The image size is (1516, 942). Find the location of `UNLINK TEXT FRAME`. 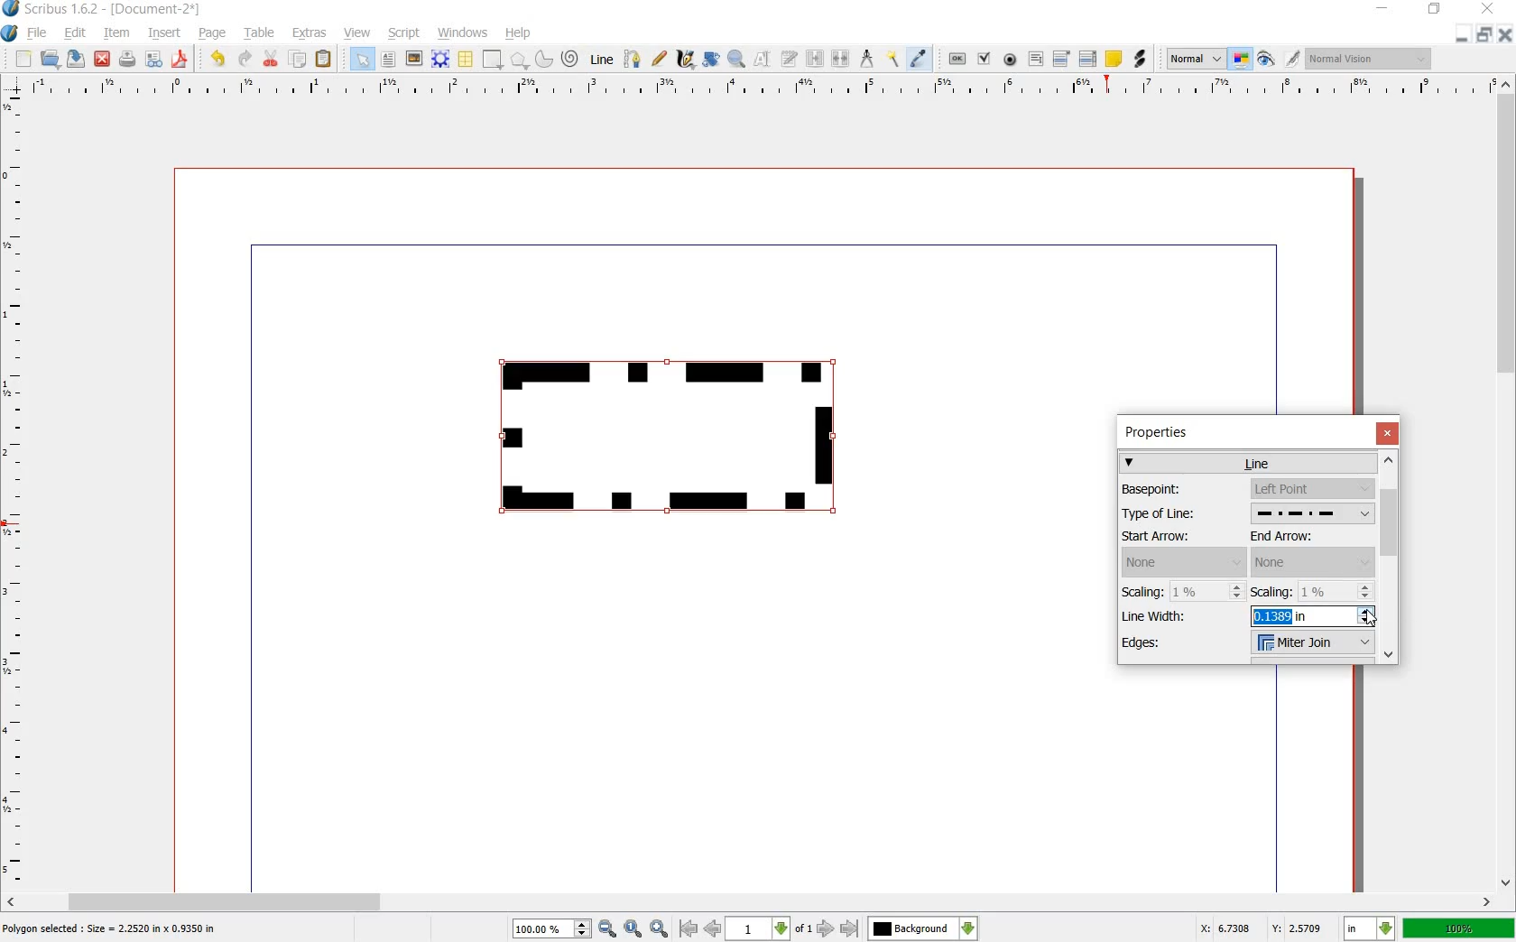

UNLINK TEXT FRAME is located at coordinates (842, 60).